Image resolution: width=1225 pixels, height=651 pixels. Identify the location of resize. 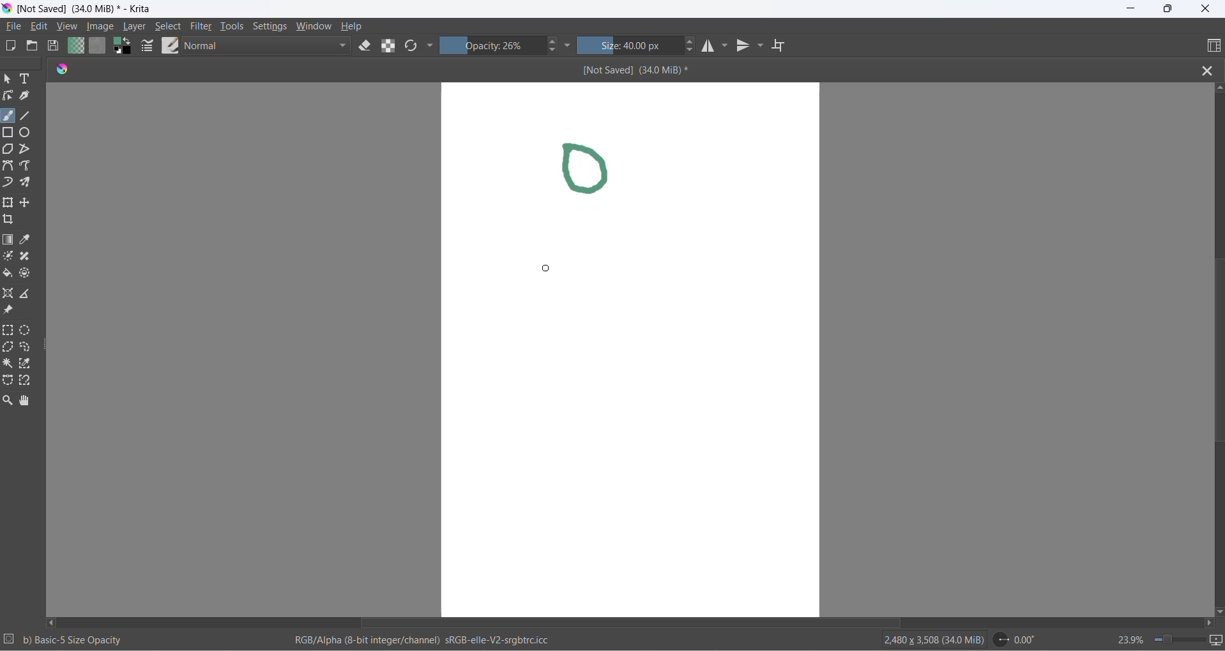
(47, 343).